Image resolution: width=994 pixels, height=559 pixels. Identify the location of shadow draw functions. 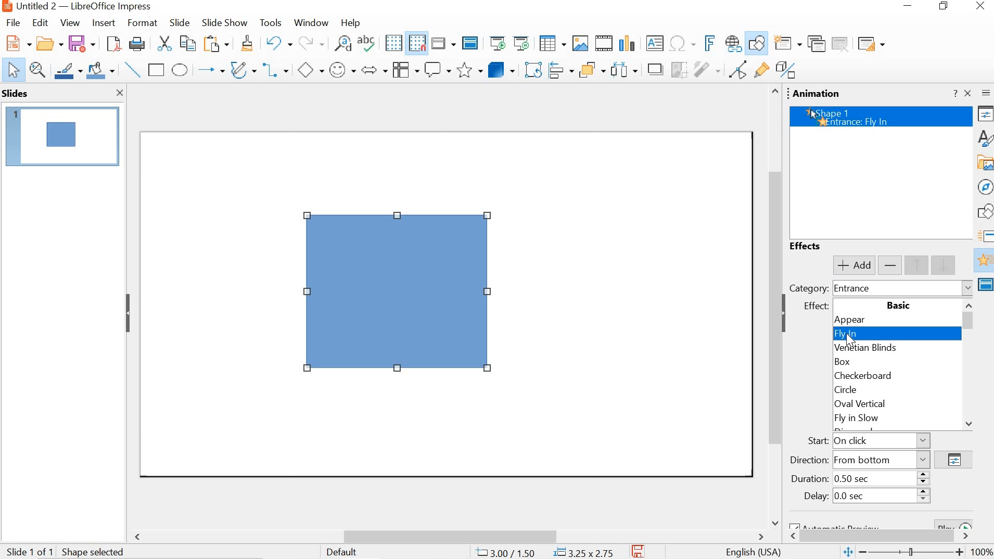
(756, 42).